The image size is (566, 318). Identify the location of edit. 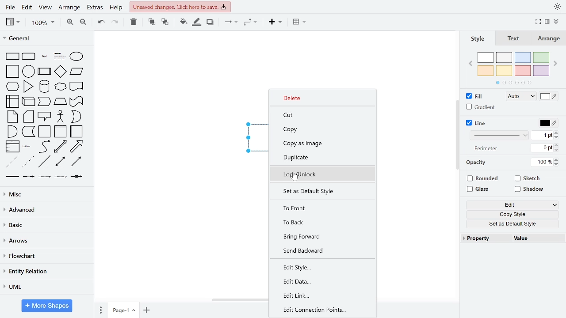
(27, 8).